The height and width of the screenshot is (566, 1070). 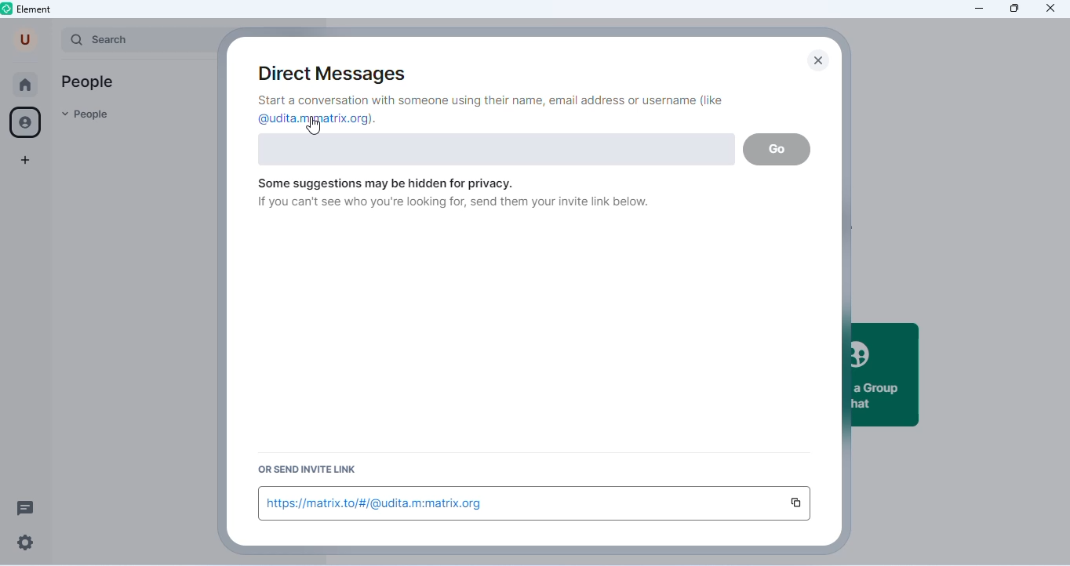 I want to click on account, so click(x=26, y=39).